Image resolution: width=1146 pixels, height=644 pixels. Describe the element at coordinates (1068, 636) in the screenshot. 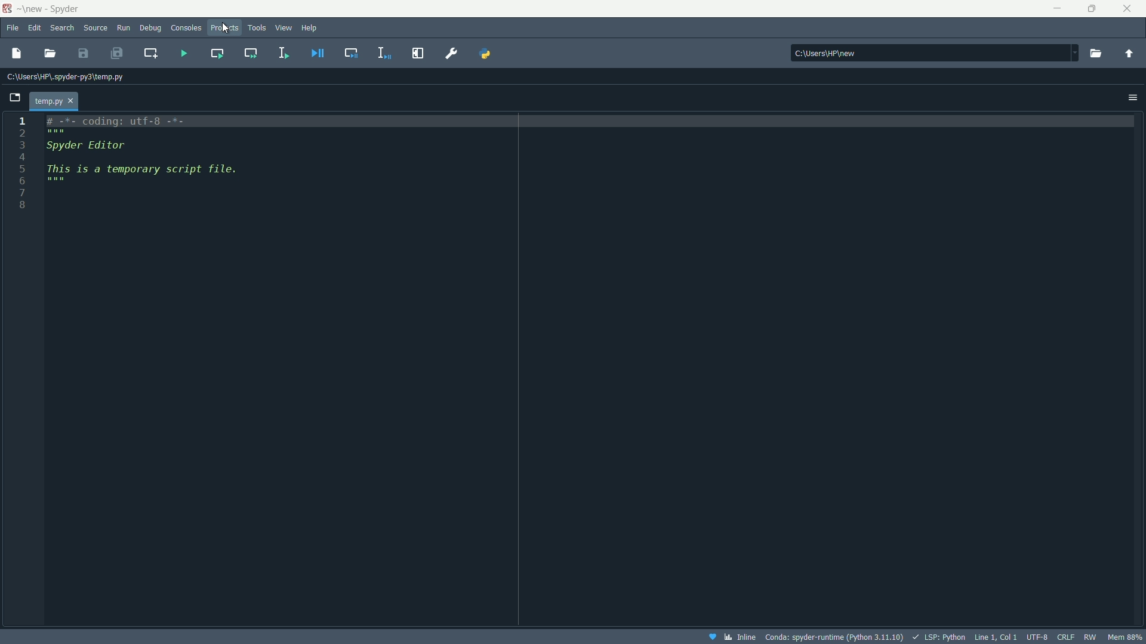

I see `crlf` at that location.